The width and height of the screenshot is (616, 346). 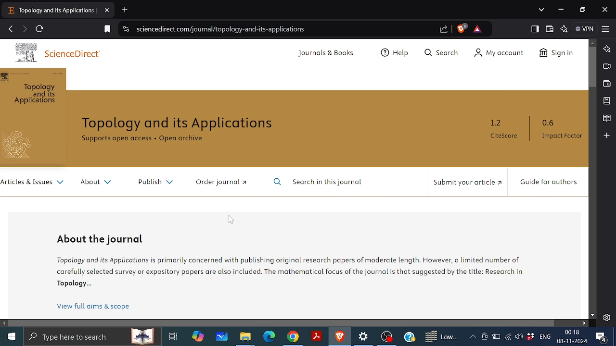 What do you see at coordinates (222, 338) in the screenshot?
I see `White board` at bounding box center [222, 338].